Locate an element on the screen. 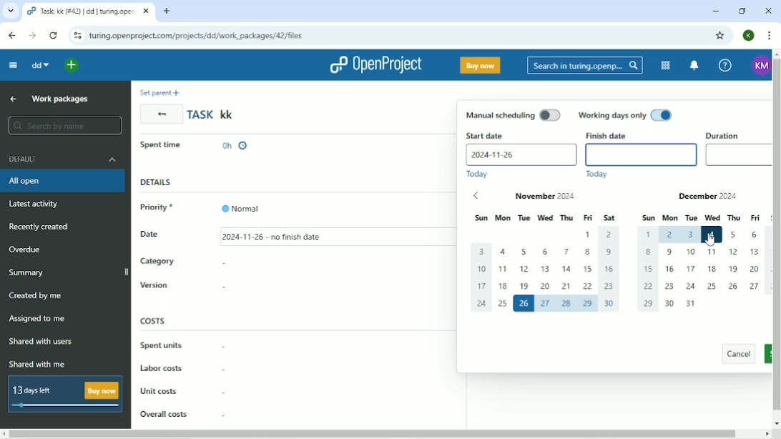 This screenshot has width=781, height=439. Overdue is located at coordinates (29, 250).